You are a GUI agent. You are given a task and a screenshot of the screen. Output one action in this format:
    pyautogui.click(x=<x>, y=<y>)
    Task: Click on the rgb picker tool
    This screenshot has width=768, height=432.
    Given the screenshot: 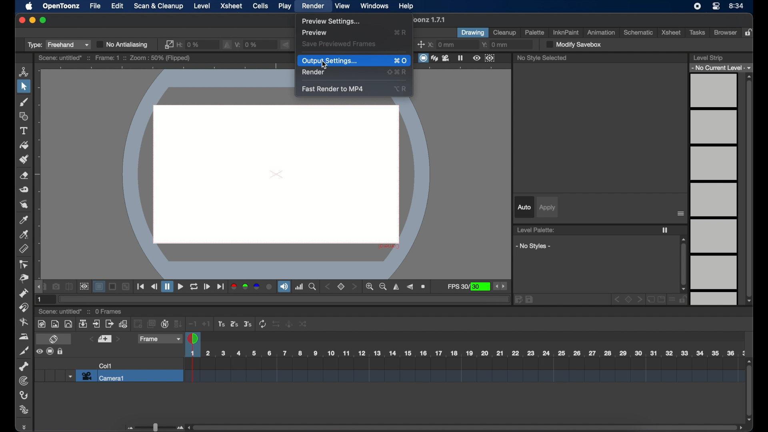 What is the action you would take?
    pyautogui.click(x=24, y=234)
    